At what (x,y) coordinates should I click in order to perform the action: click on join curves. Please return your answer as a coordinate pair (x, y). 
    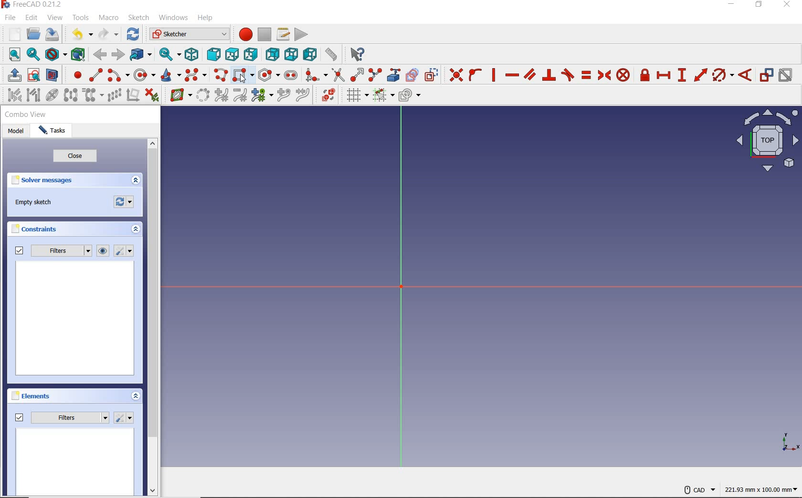
    Looking at the image, I should click on (304, 96).